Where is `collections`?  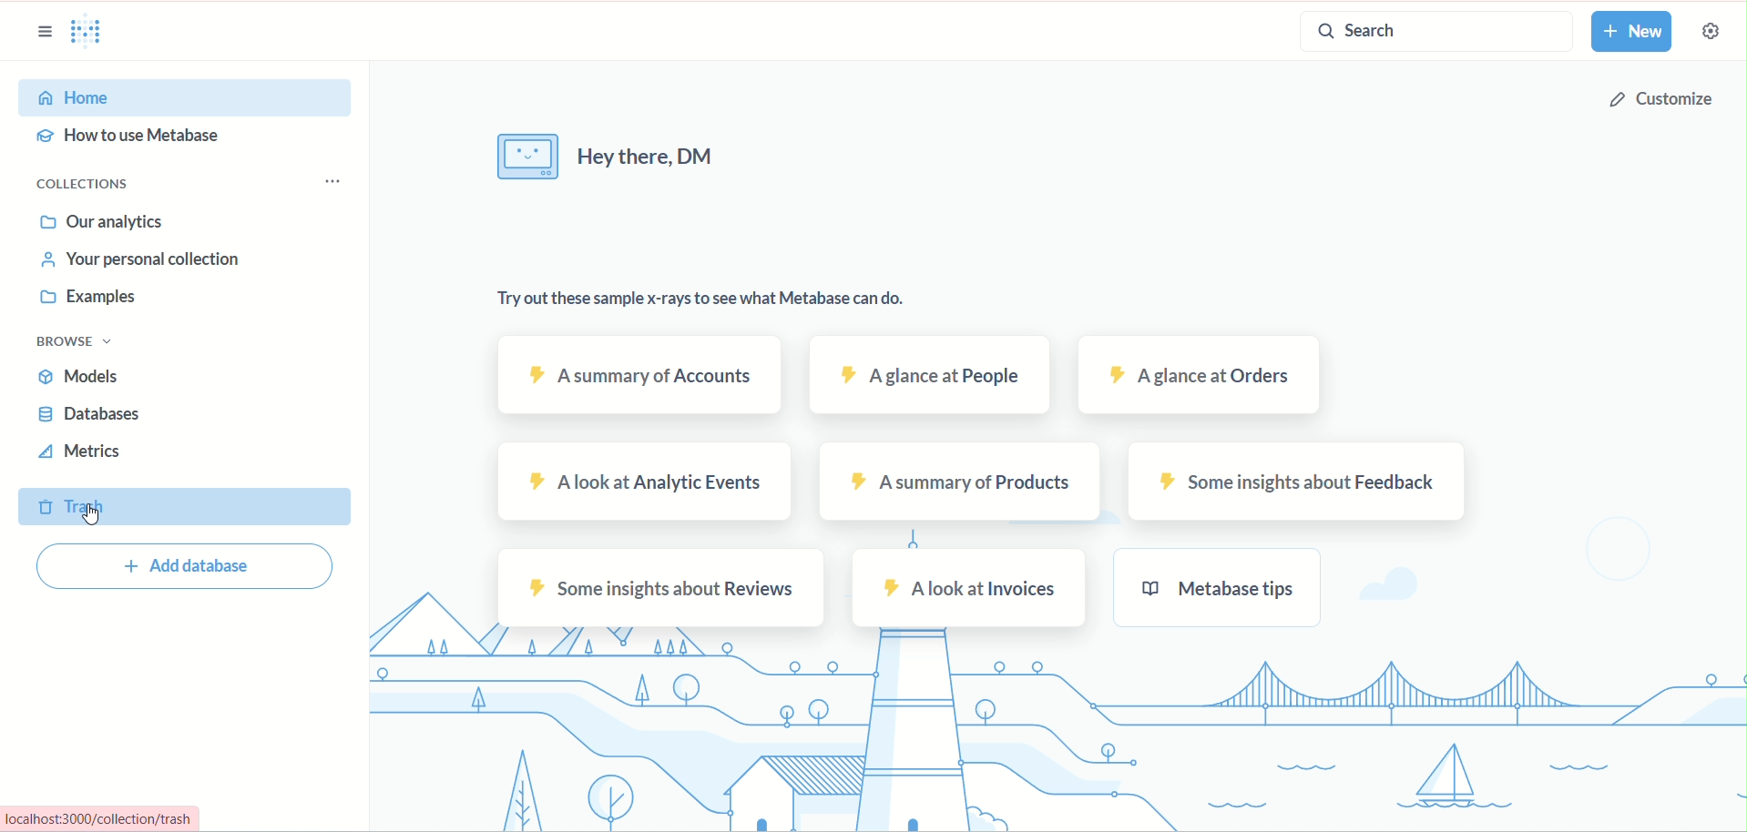 collections is located at coordinates (83, 182).